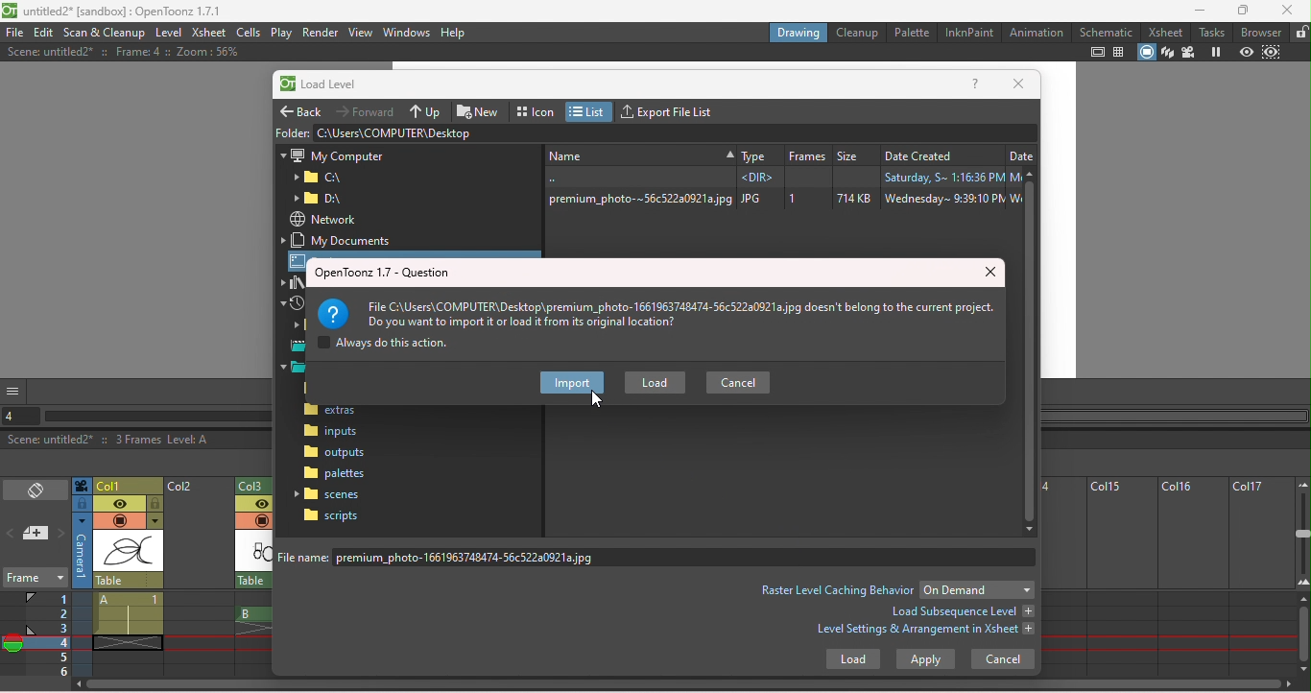 This screenshot has height=693, width=1311. I want to click on Frame, so click(807, 153).